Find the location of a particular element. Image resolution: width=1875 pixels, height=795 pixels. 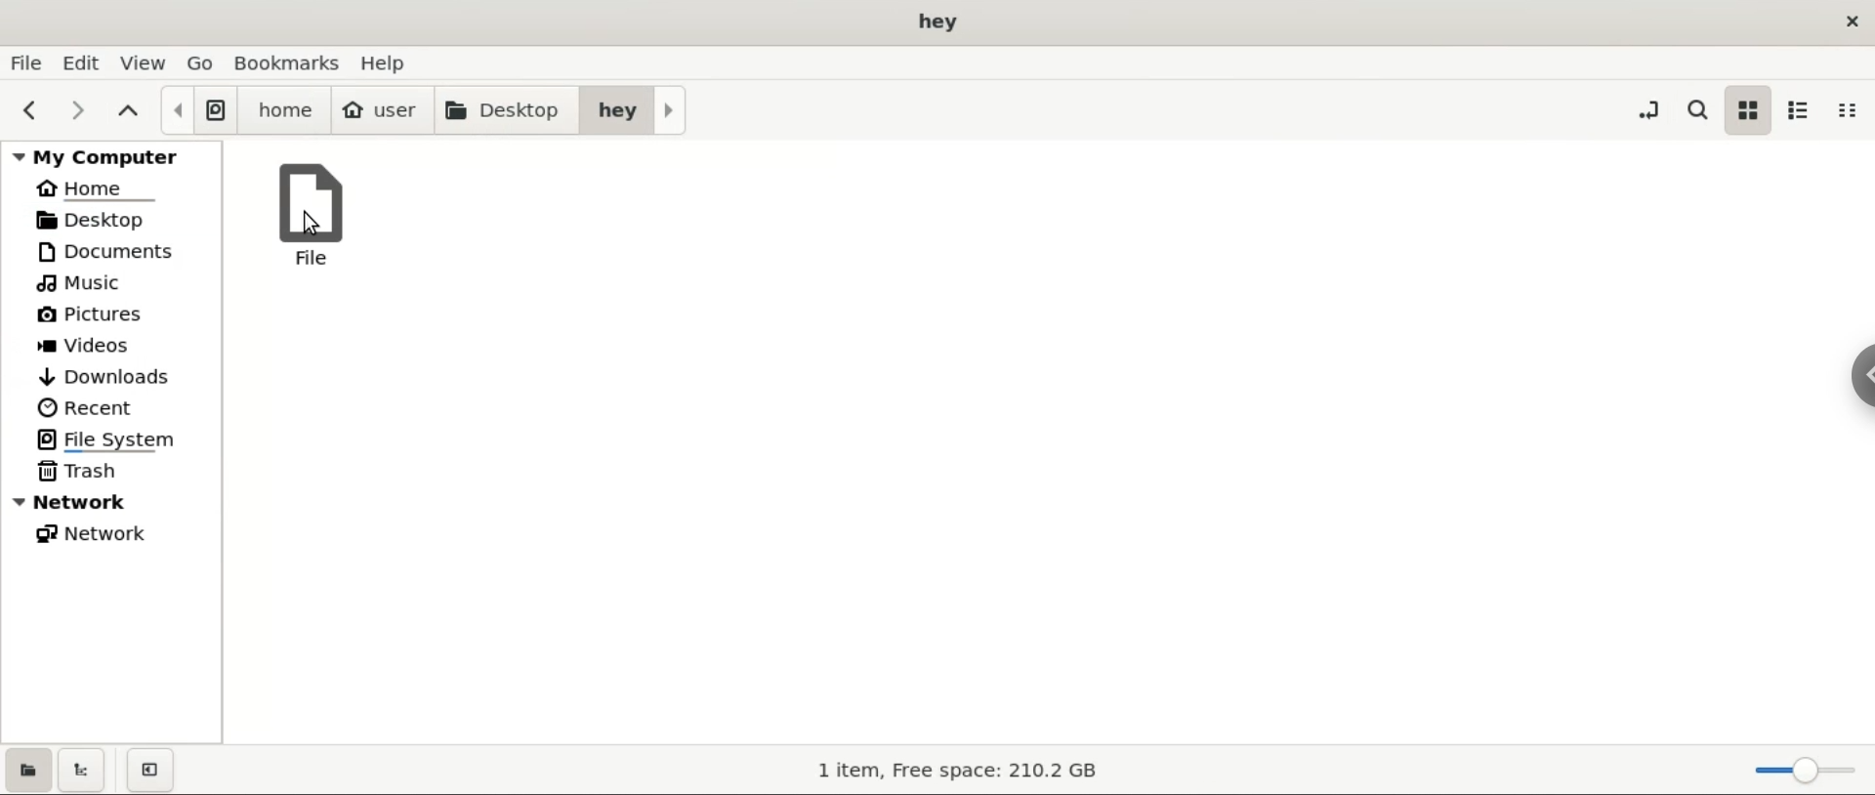

documents is located at coordinates (111, 255).